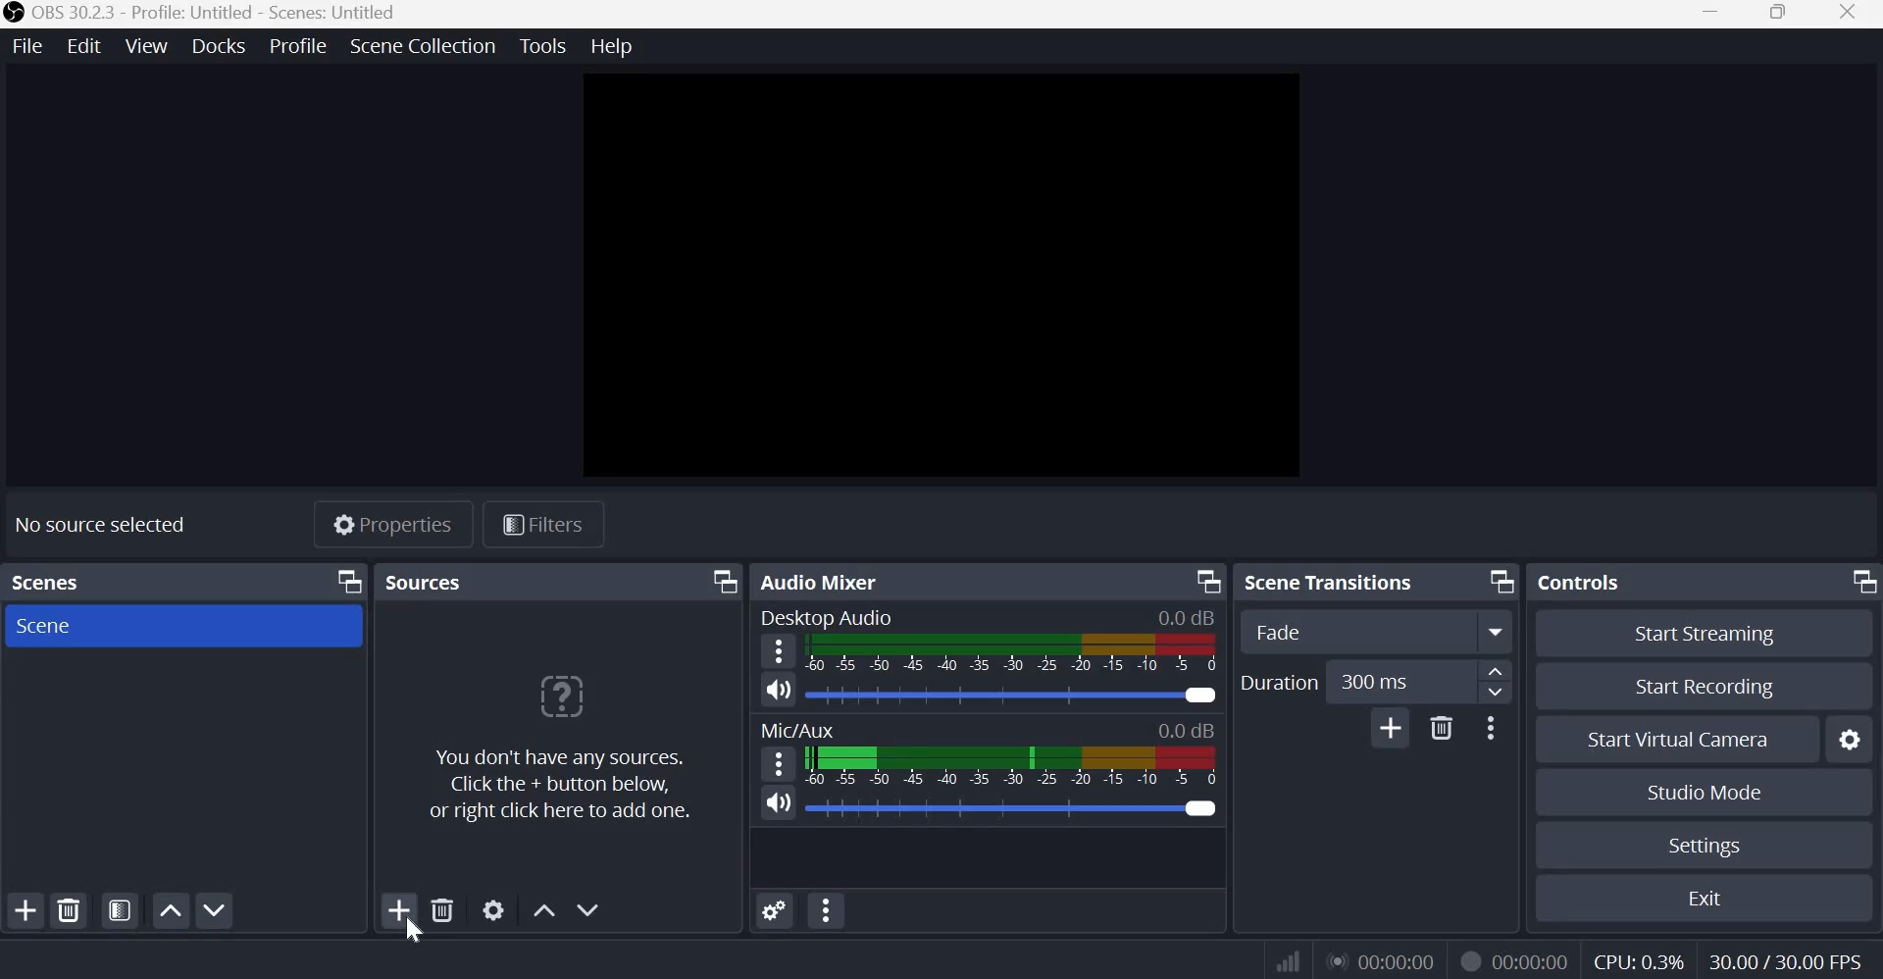 The image size is (1883, 979). I want to click on Duration, so click(1278, 682).